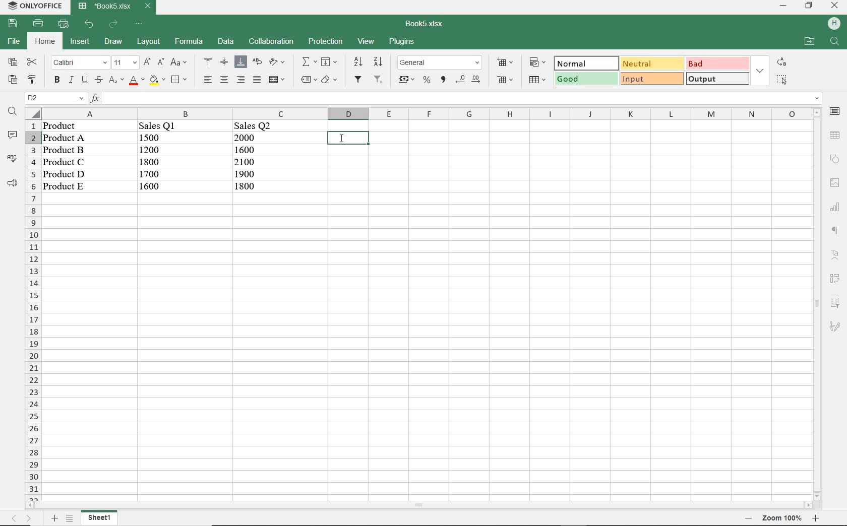 The height and width of the screenshot is (526, 847). I want to click on print, so click(38, 24).